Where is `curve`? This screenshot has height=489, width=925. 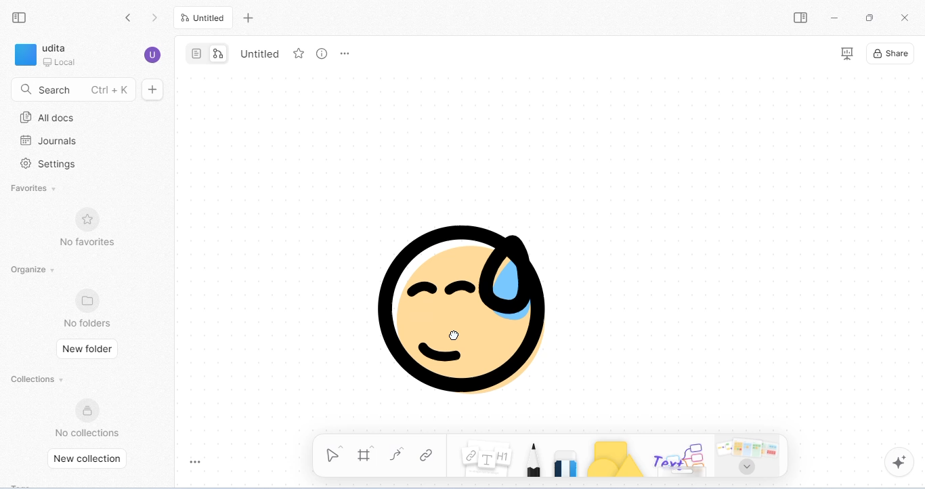 curve is located at coordinates (399, 454).